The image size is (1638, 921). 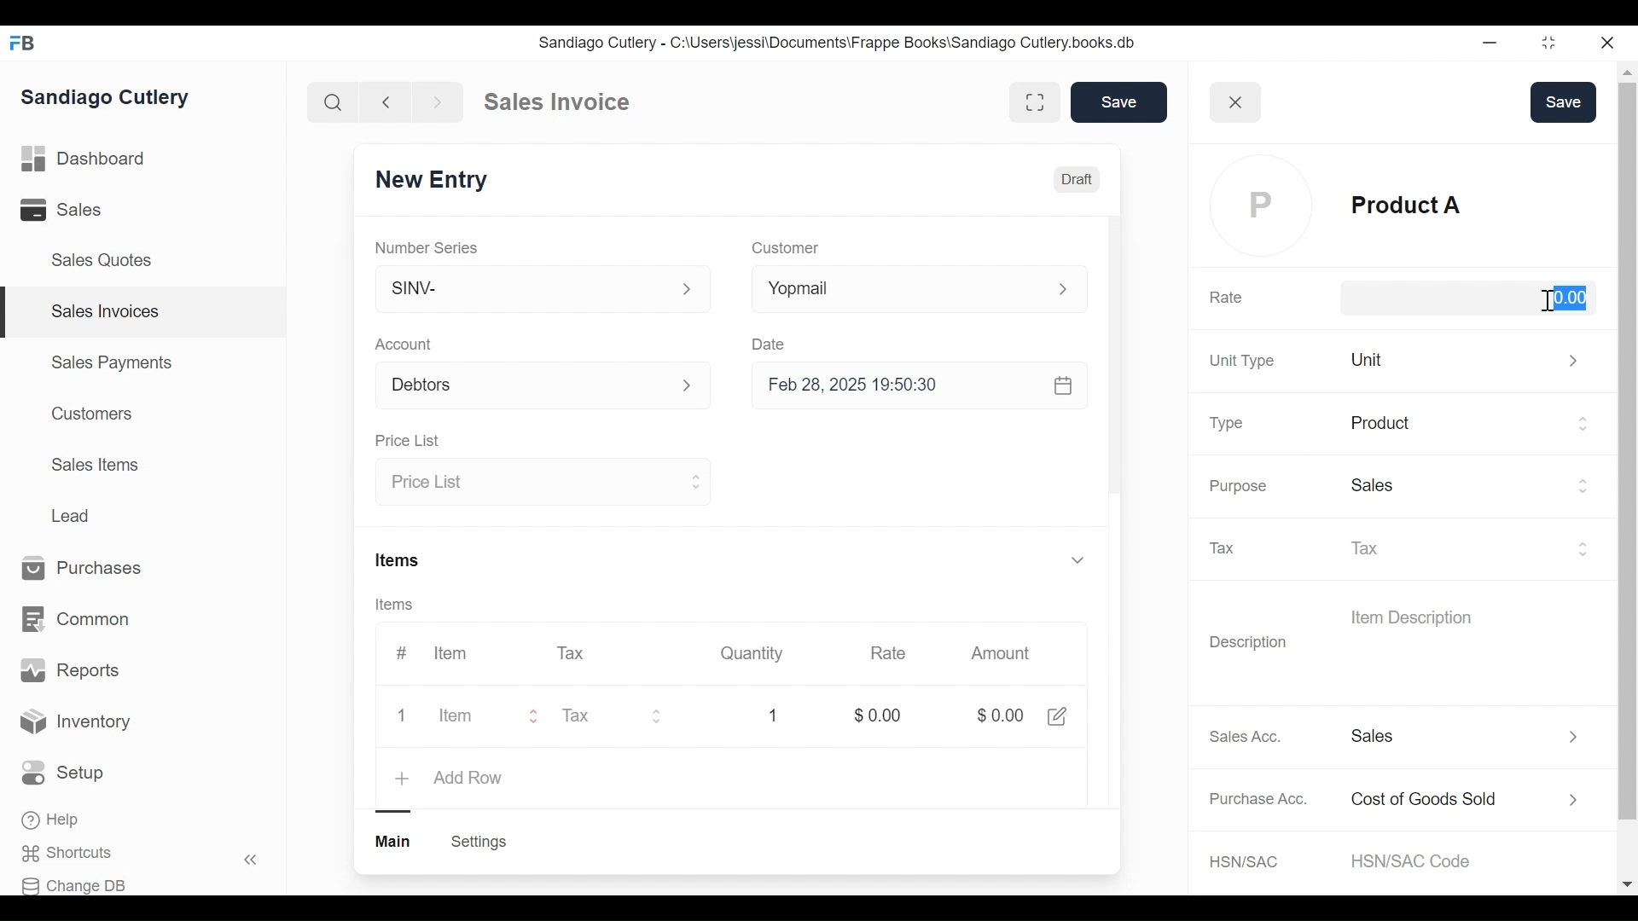 I want to click on Sandiago Cutlery, so click(x=110, y=97).